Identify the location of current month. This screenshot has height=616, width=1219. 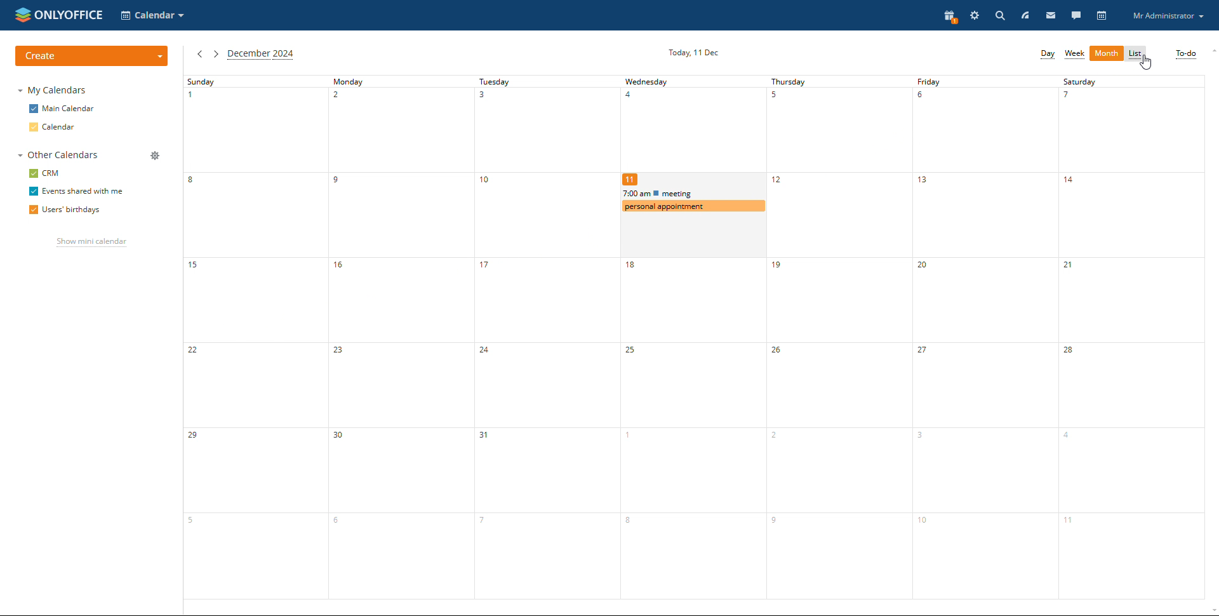
(262, 55).